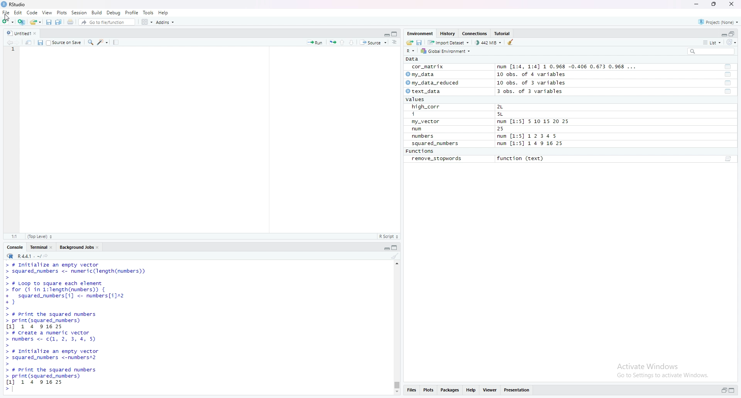 Image resolution: width=741 pixels, height=398 pixels. What do you see at coordinates (396, 393) in the screenshot?
I see `Scrollbar down` at bounding box center [396, 393].